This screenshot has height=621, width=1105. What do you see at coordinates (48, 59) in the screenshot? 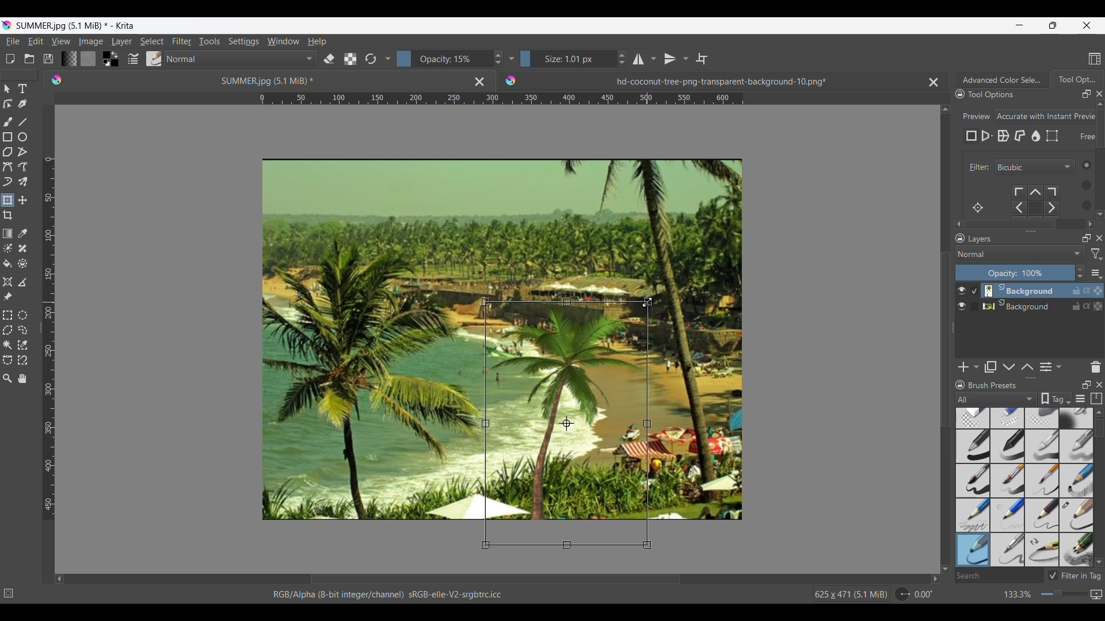
I see `Save` at bounding box center [48, 59].